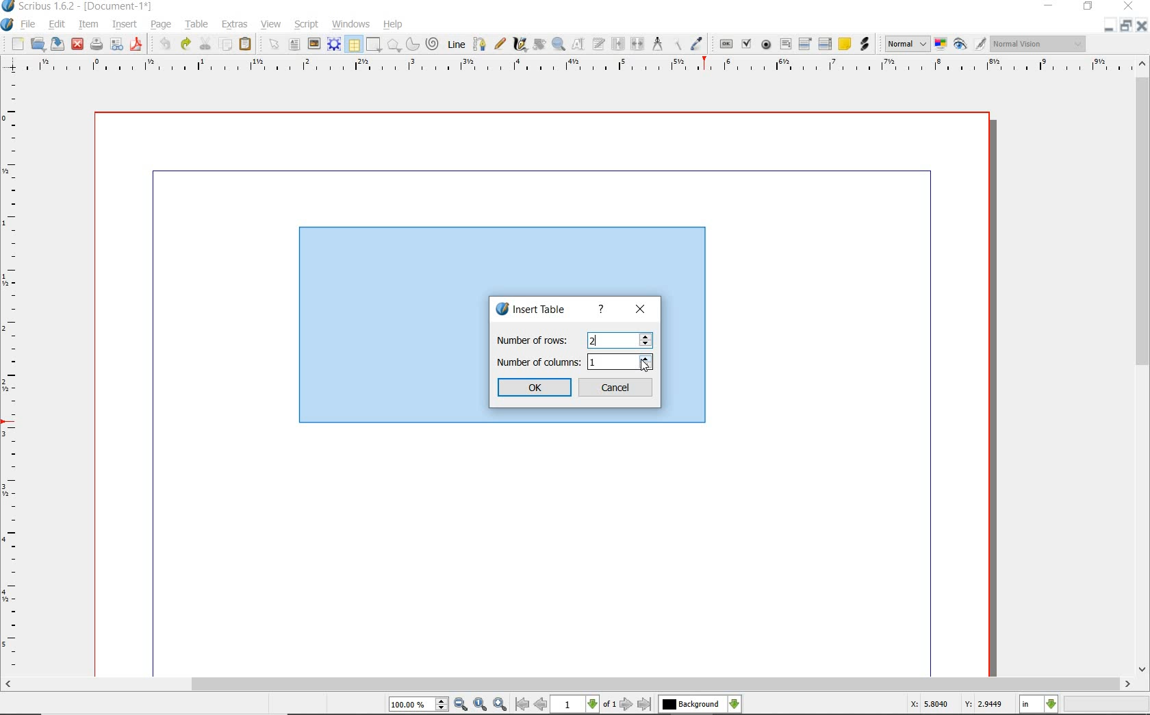 The image size is (1150, 715). I want to click on zoom in or out, so click(558, 45).